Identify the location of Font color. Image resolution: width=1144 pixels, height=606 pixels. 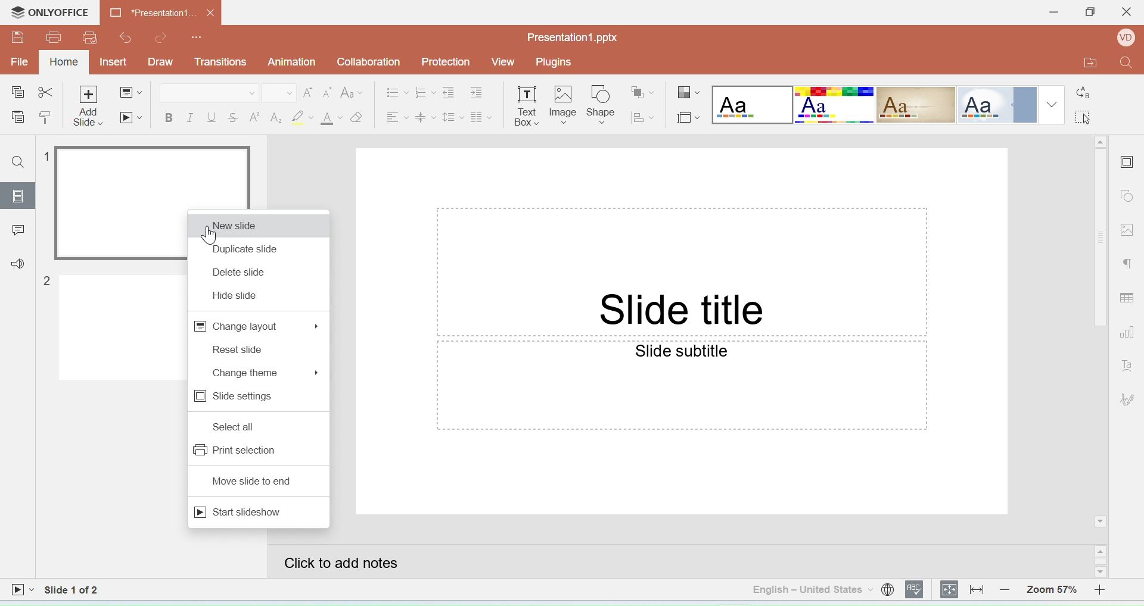
(332, 118).